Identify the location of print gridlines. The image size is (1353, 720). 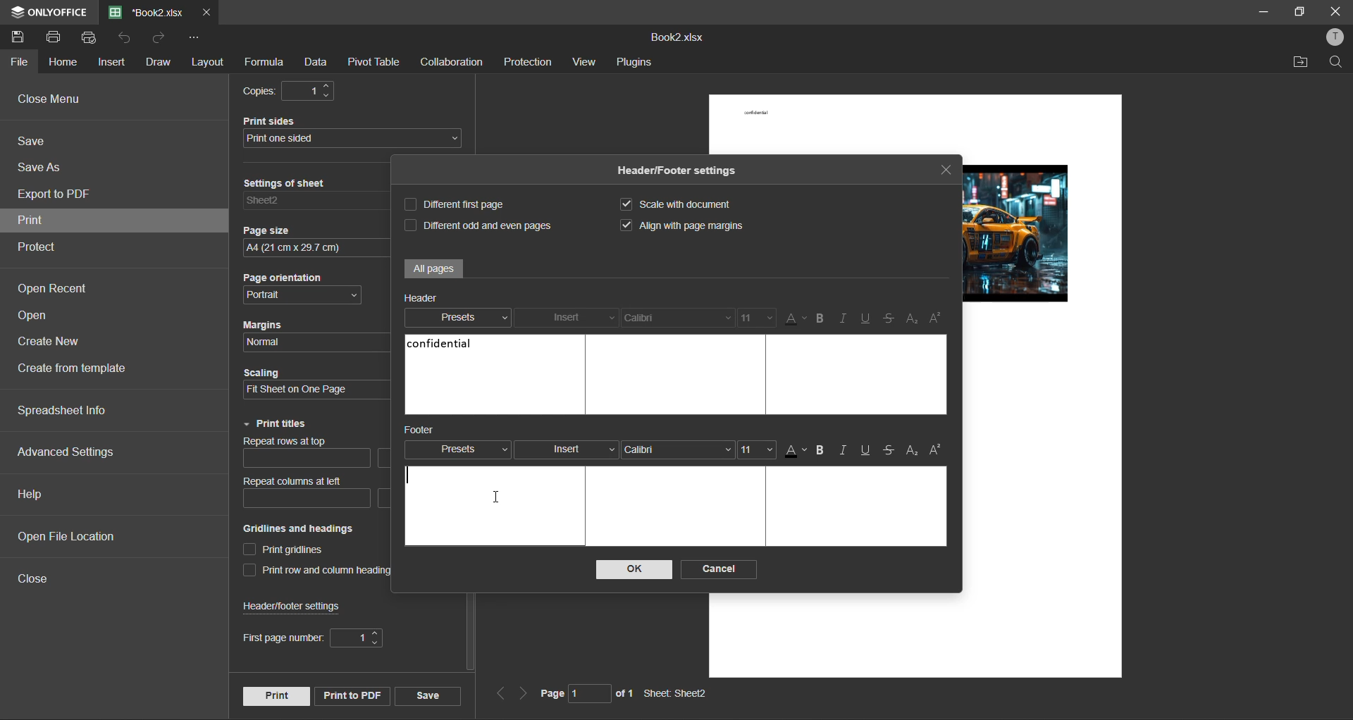
(285, 551).